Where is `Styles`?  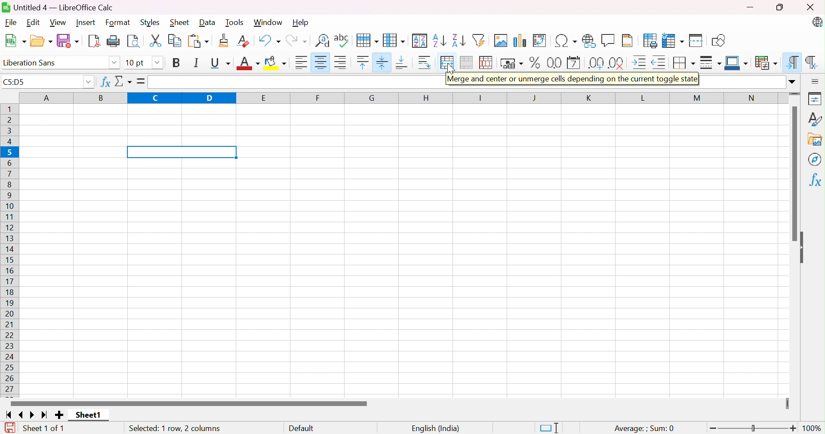
Styles is located at coordinates (150, 23).